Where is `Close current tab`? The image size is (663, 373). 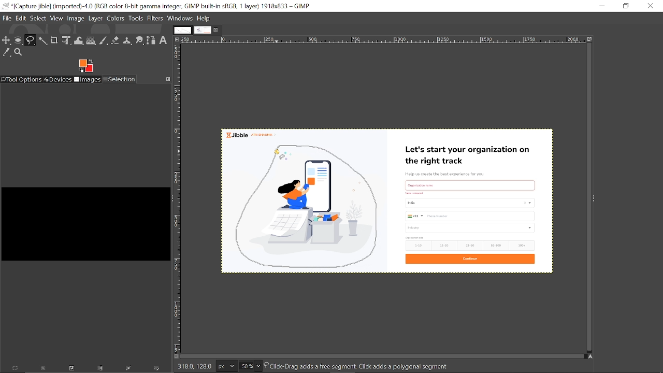 Close current tab is located at coordinates (217, 32).